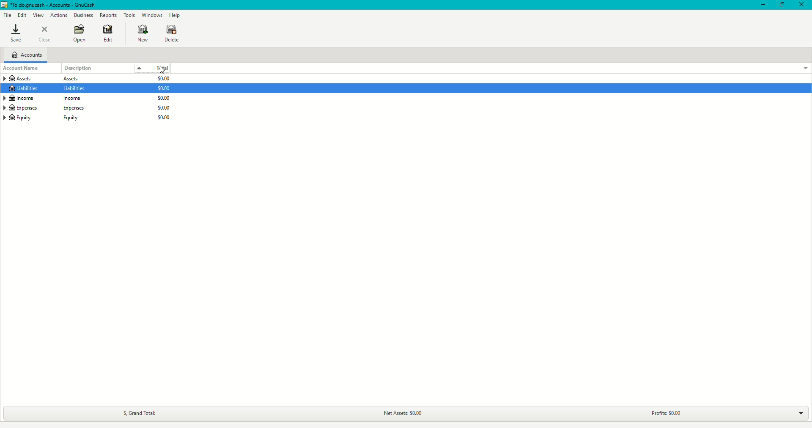 The height and width of the screenshot is (428, 812). I want to click on mouse pointer, so click(162, 69).